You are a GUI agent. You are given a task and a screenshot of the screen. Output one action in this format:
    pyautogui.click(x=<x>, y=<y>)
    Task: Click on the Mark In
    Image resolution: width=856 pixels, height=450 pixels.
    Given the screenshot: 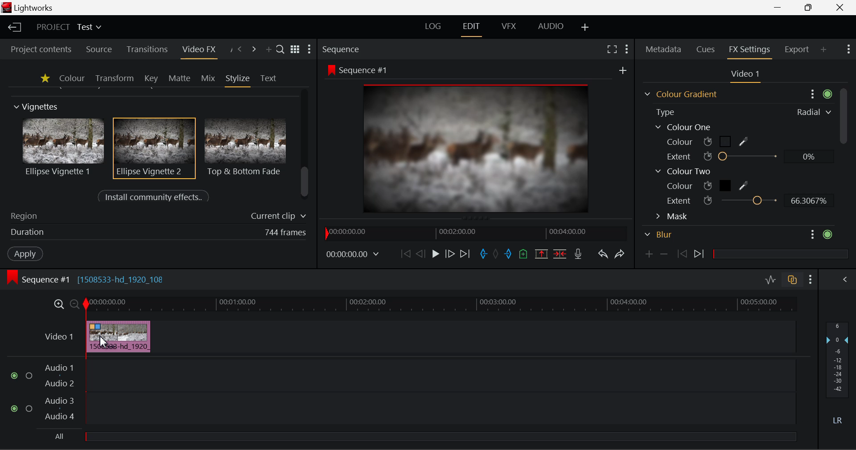 What is the action you would take?
    pyautogui.click(x=482, y=253)
    